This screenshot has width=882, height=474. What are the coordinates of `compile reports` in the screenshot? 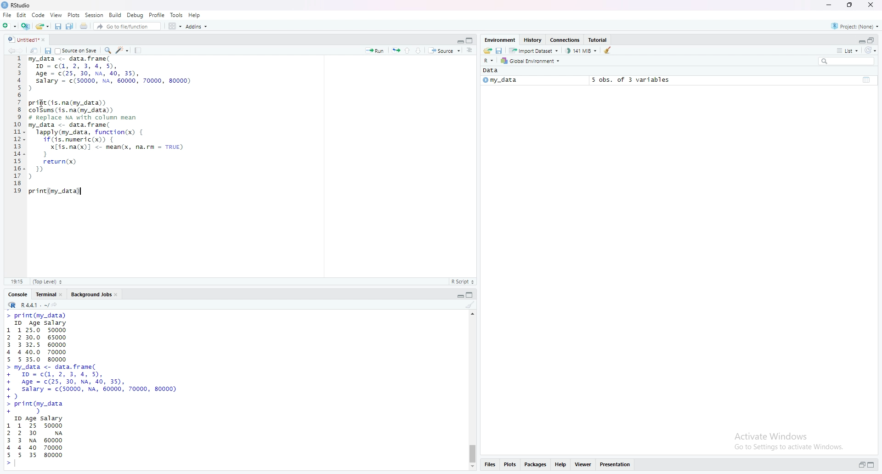 It's located at (139, 50).